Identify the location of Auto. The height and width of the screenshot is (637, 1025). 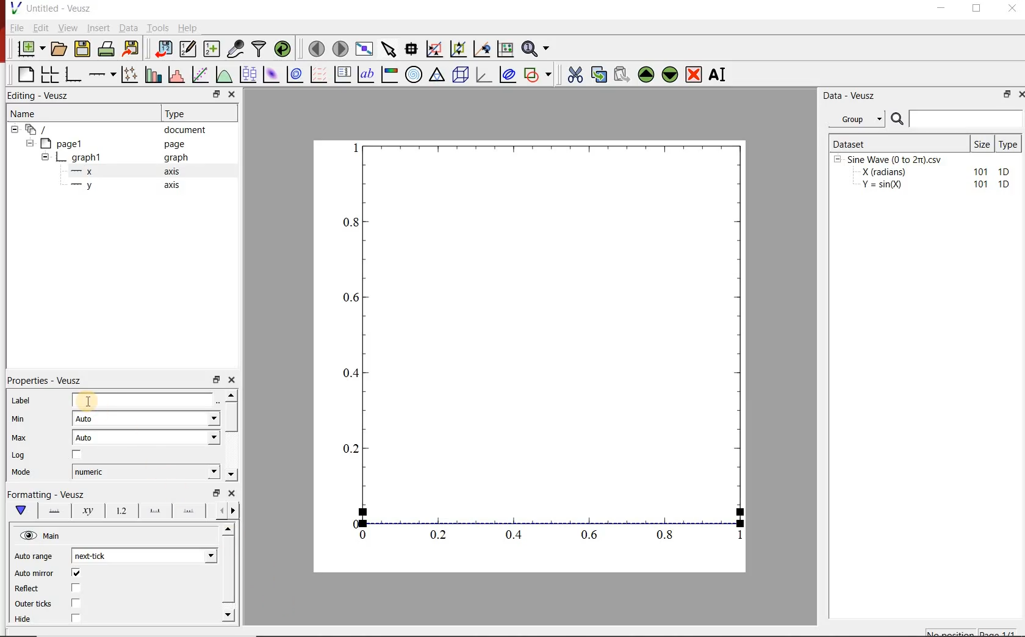
(146, 437).